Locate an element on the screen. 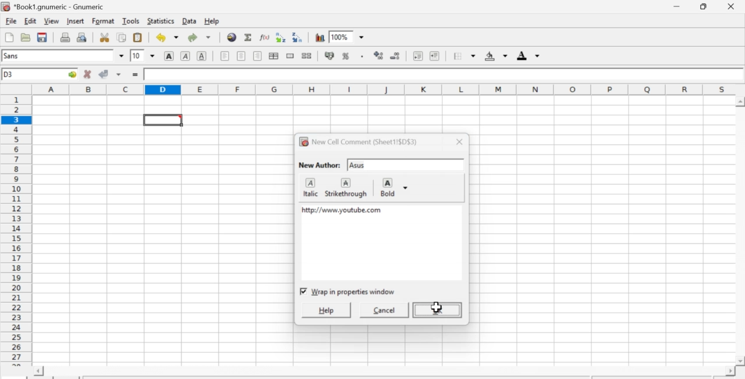  New Author: is located at coordinates (320, 165).